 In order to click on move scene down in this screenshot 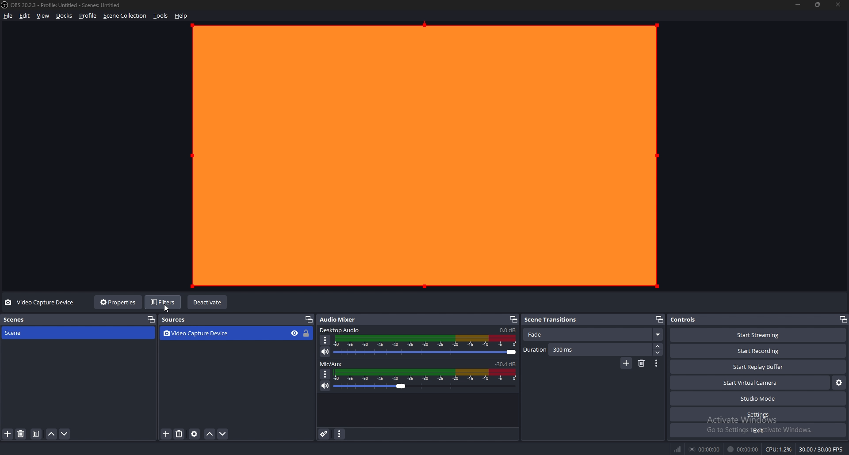, I will do `click(64, 434)`.